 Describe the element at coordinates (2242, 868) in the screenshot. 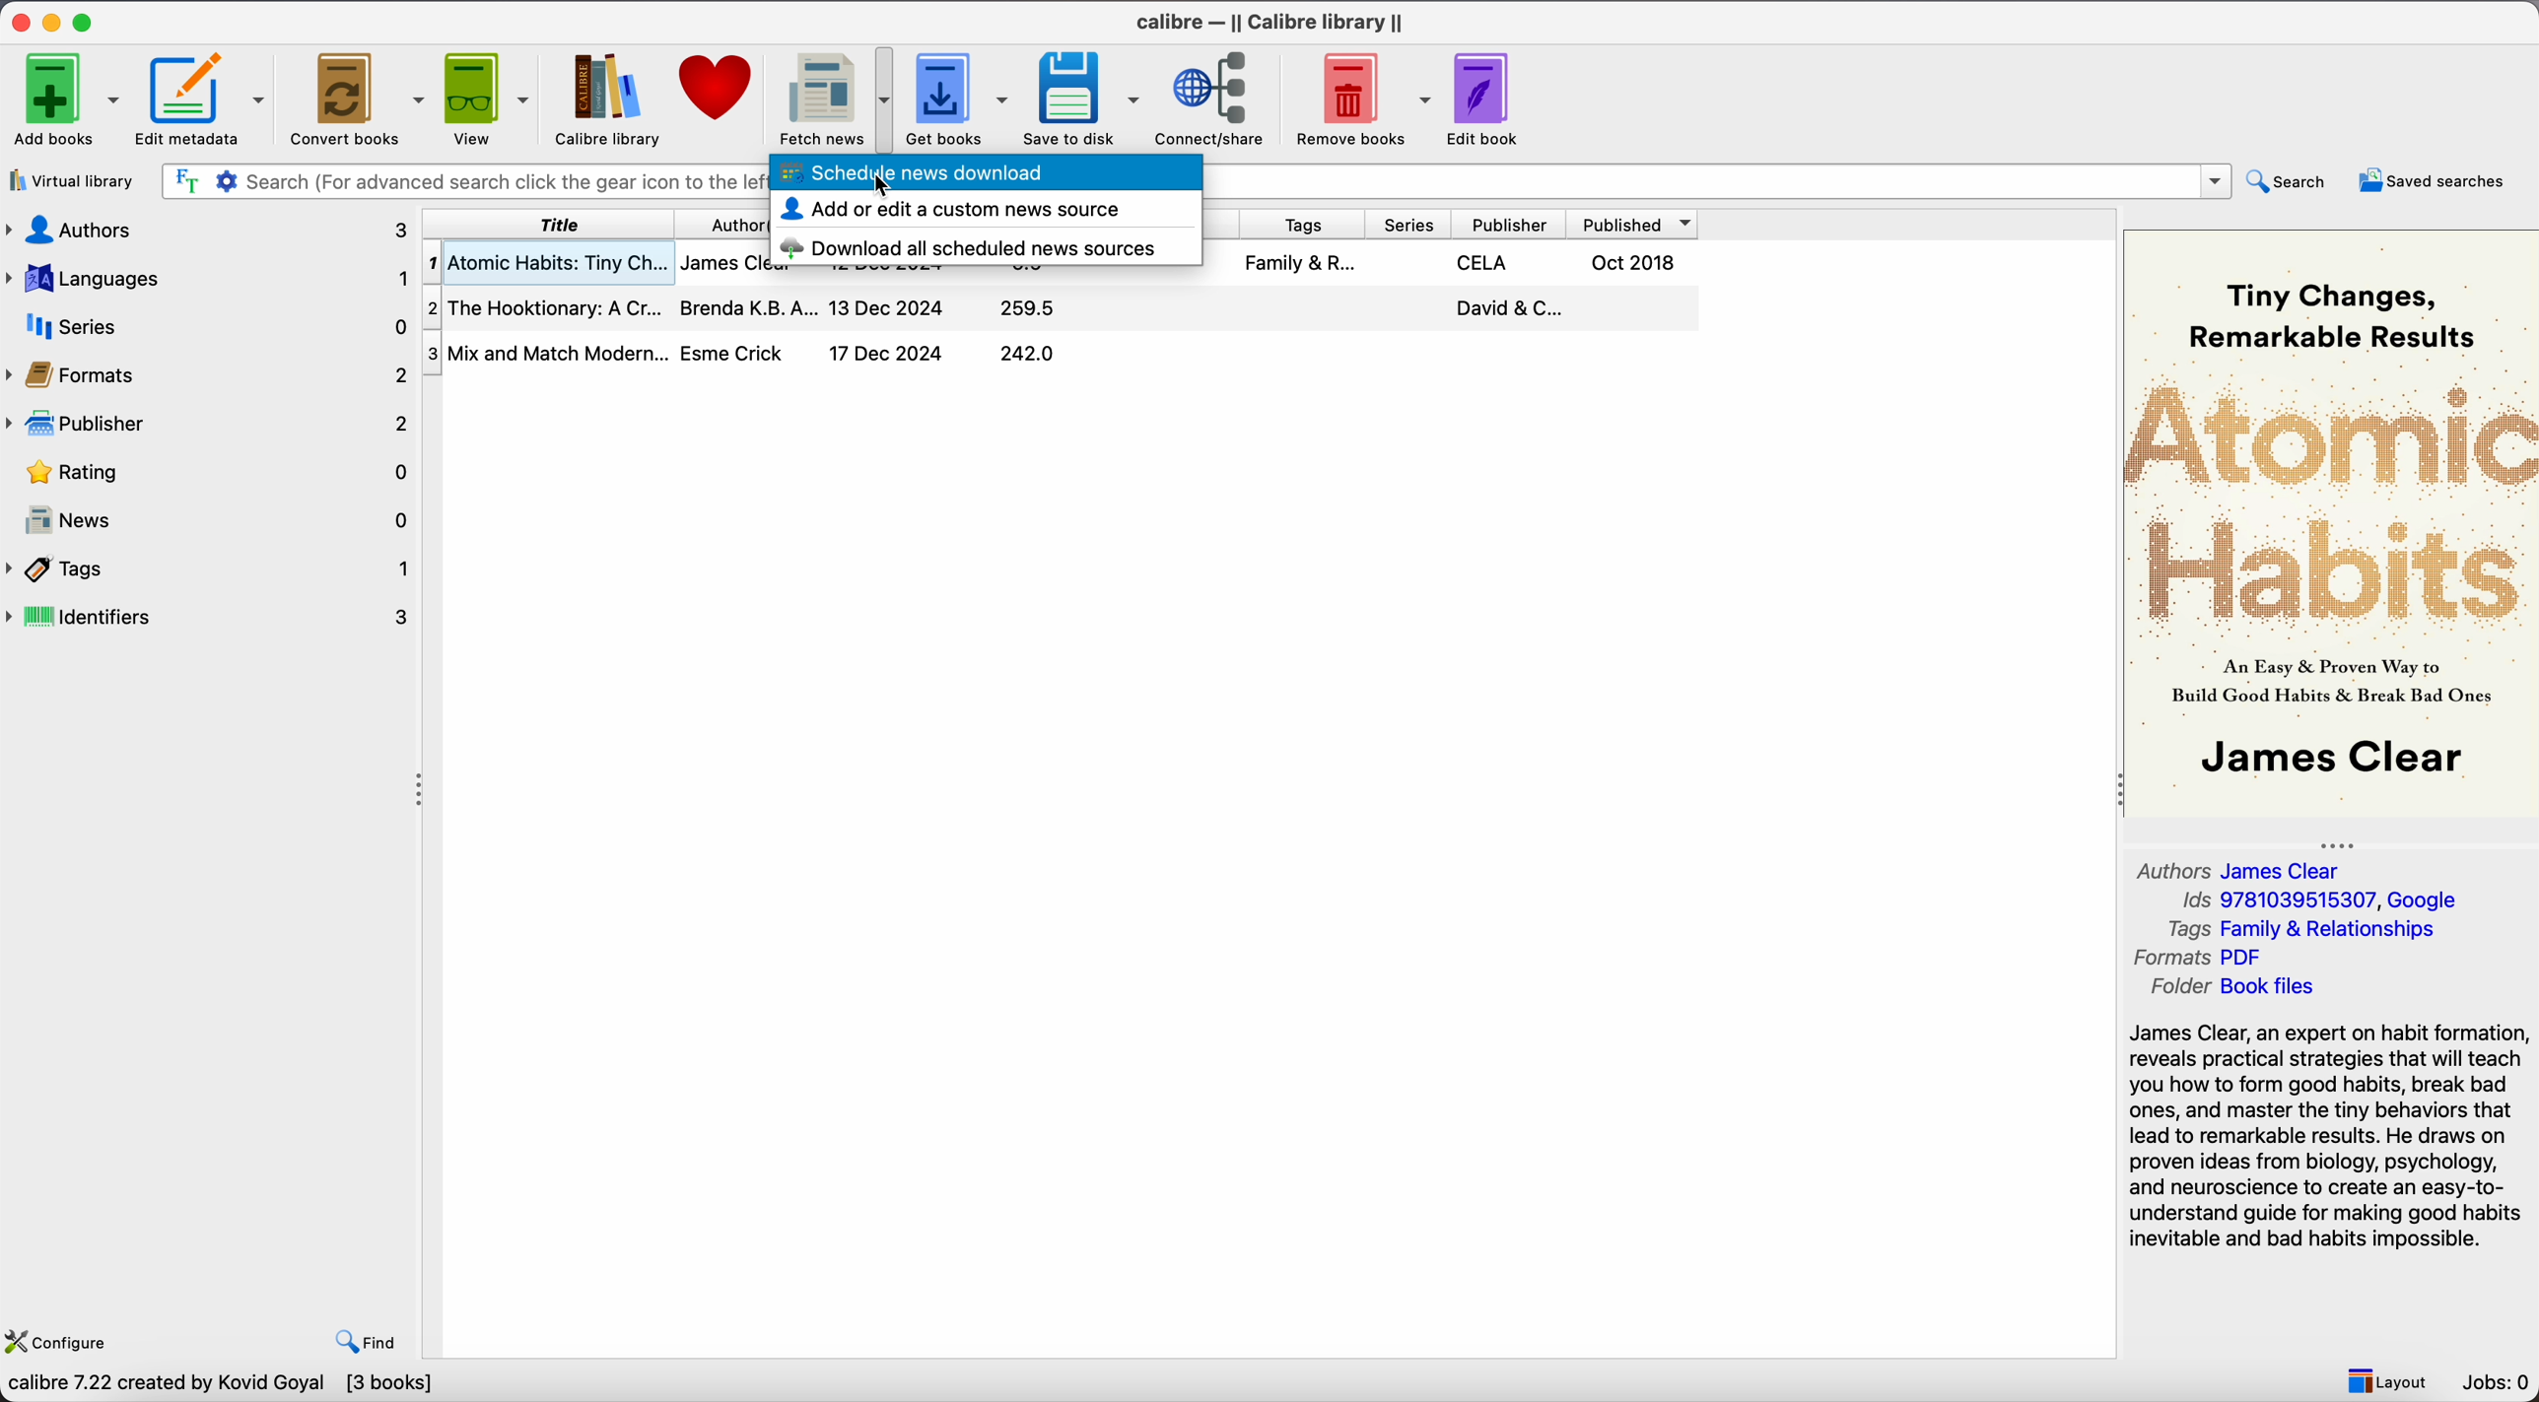

I see `Authors James Clear` at that location.